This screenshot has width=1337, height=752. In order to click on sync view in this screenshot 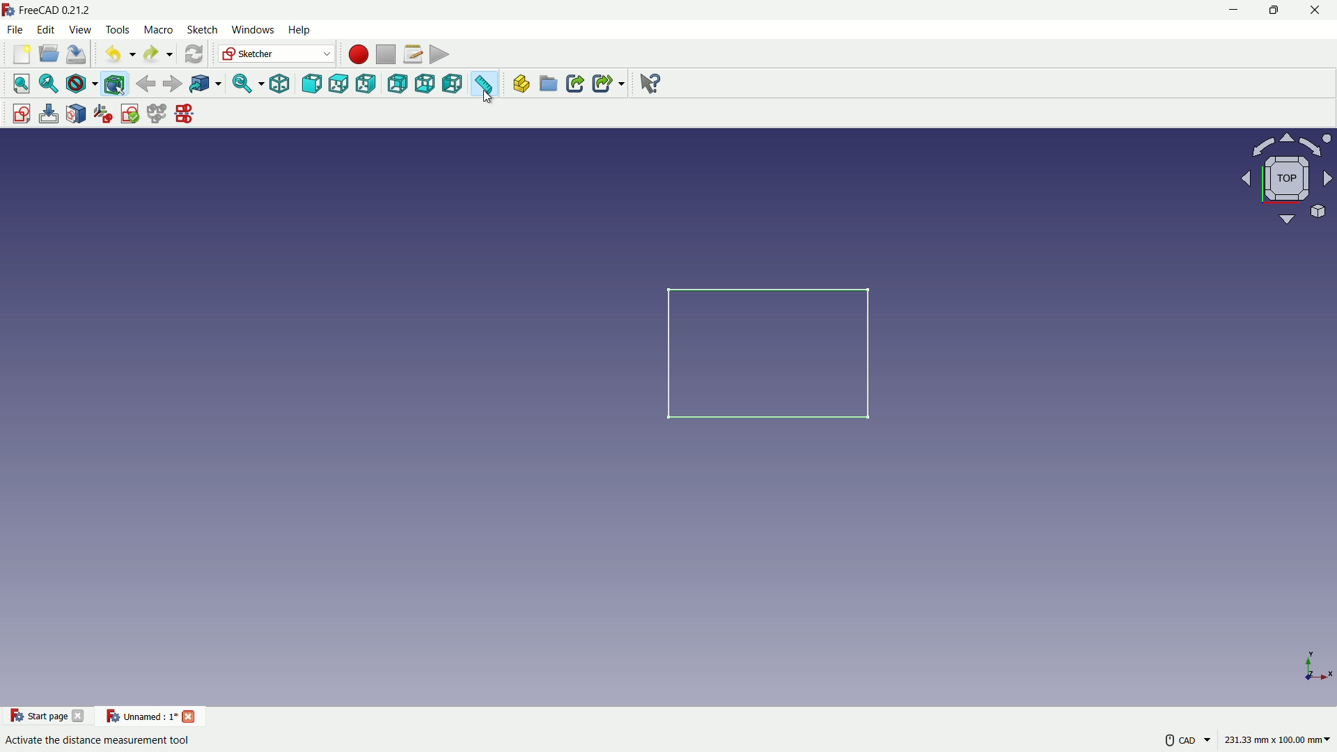, I will do `click(243, 84)`.